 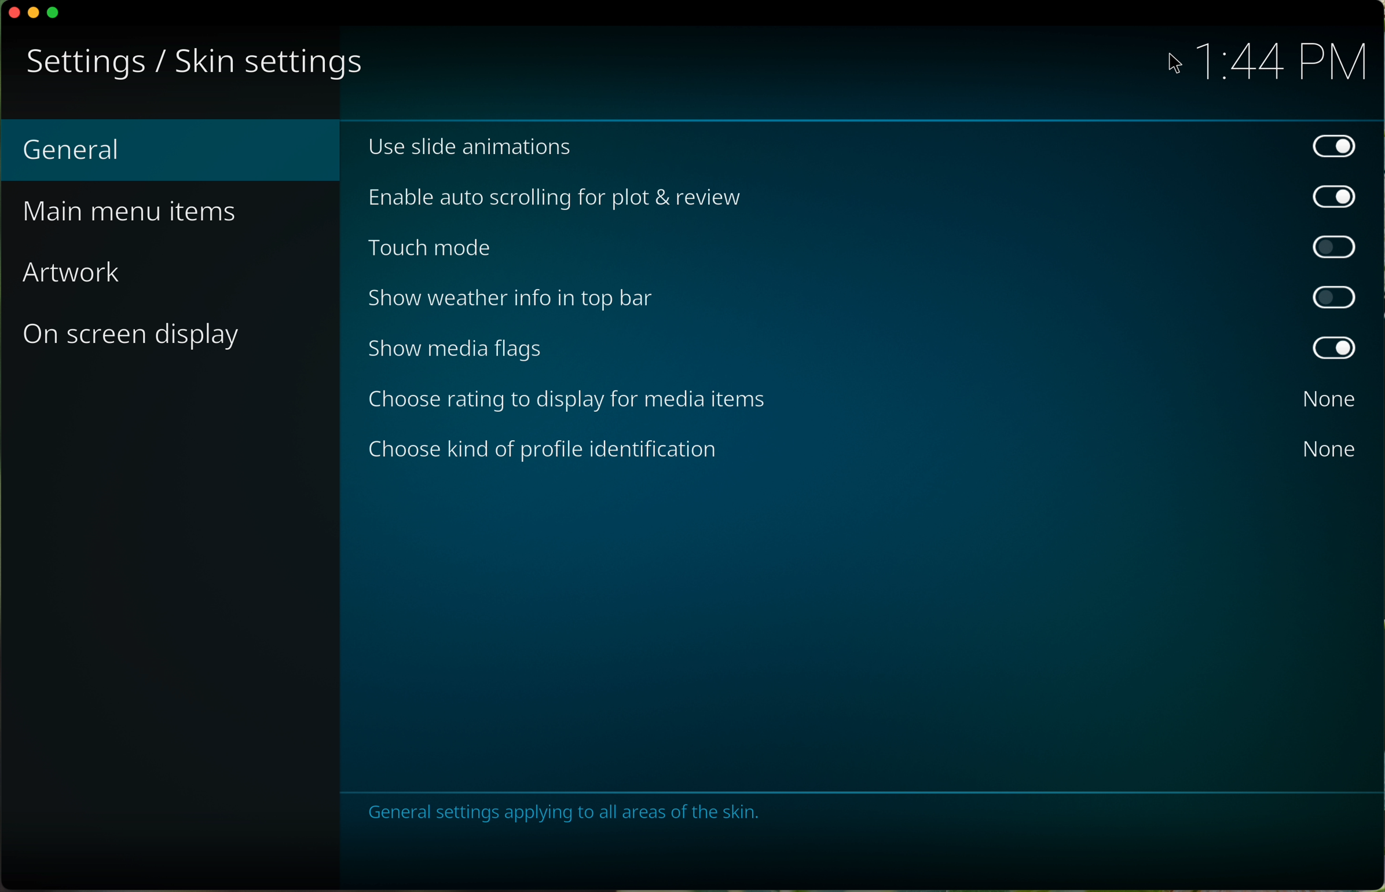 I want to click on skin settings, so click(x=261, y=65).